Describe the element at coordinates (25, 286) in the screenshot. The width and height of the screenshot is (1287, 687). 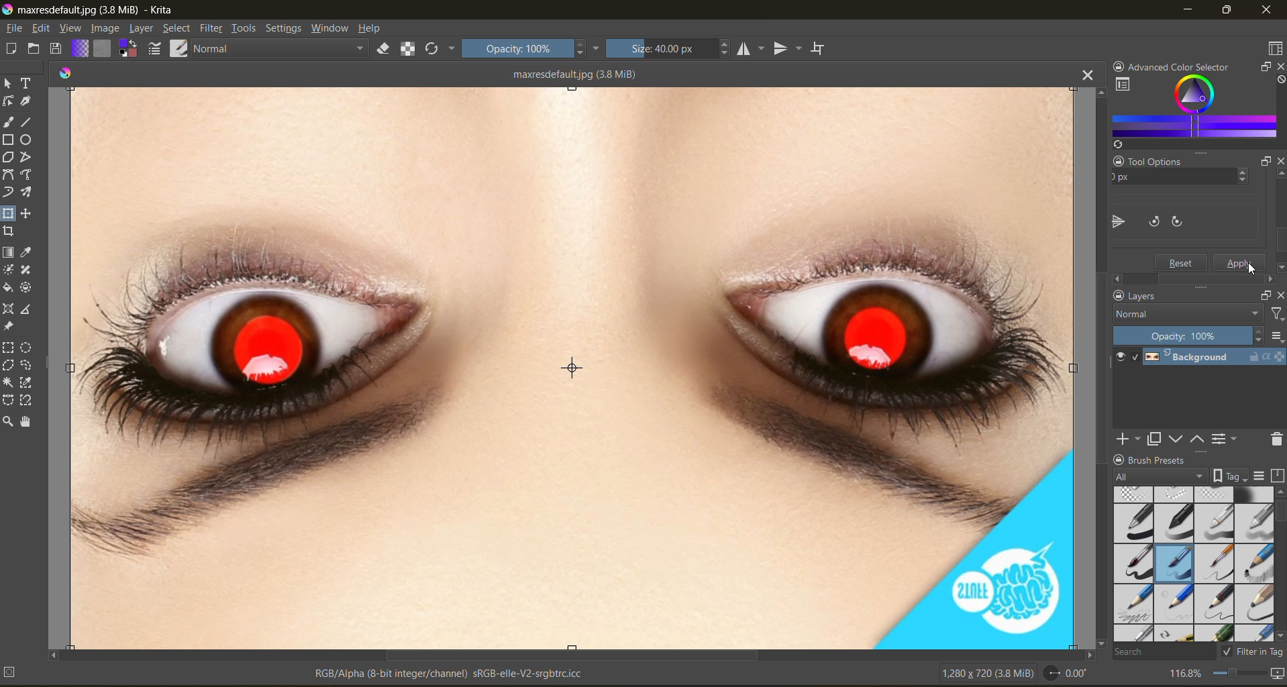
I see `tool` at that location.